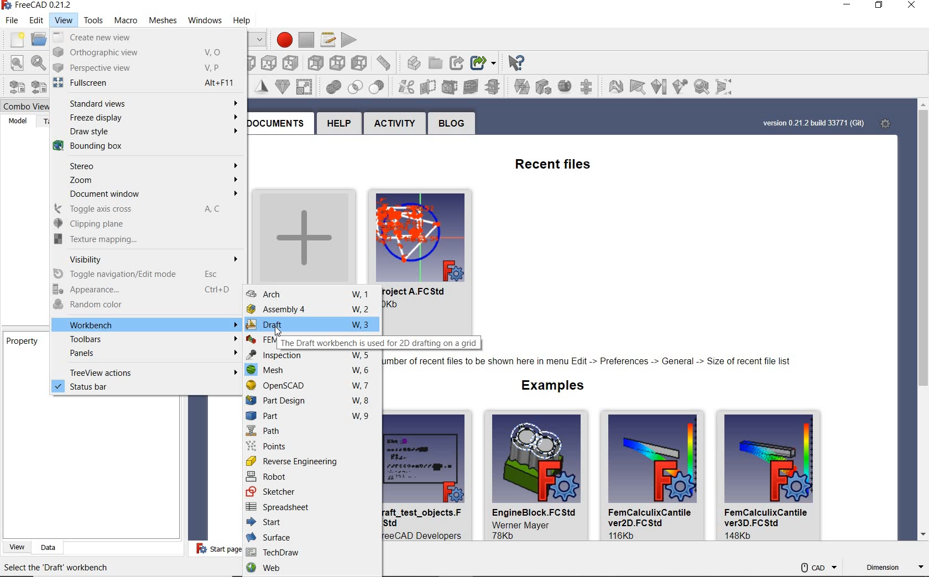 The width and height of the screenshot is (929, 577). I want to click on import mesh, so click(13, 87).